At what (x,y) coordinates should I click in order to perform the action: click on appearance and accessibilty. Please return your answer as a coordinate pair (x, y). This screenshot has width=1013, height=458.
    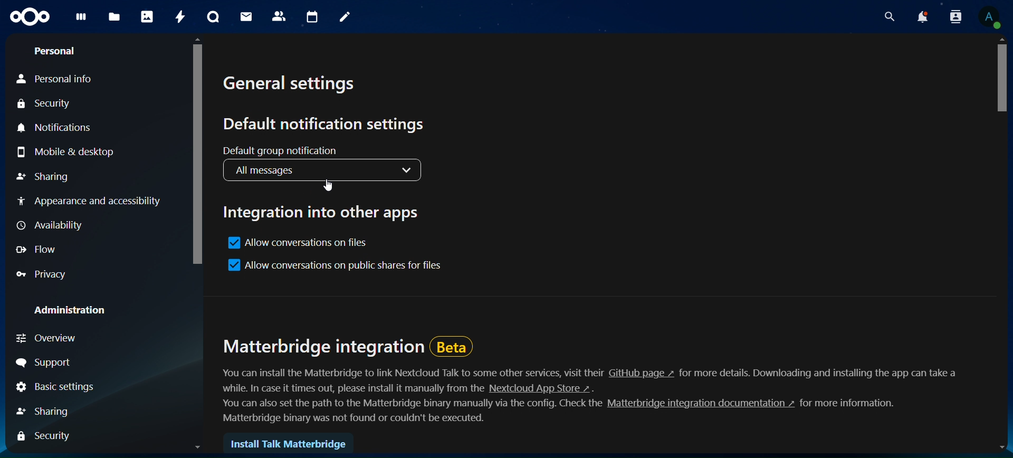
    Looking at the image, I should click on (91, 203).